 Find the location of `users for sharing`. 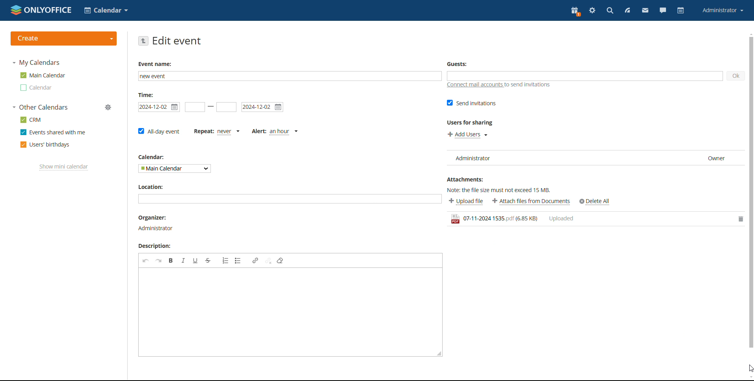

users for sharing is located at coordinates (471, 123).